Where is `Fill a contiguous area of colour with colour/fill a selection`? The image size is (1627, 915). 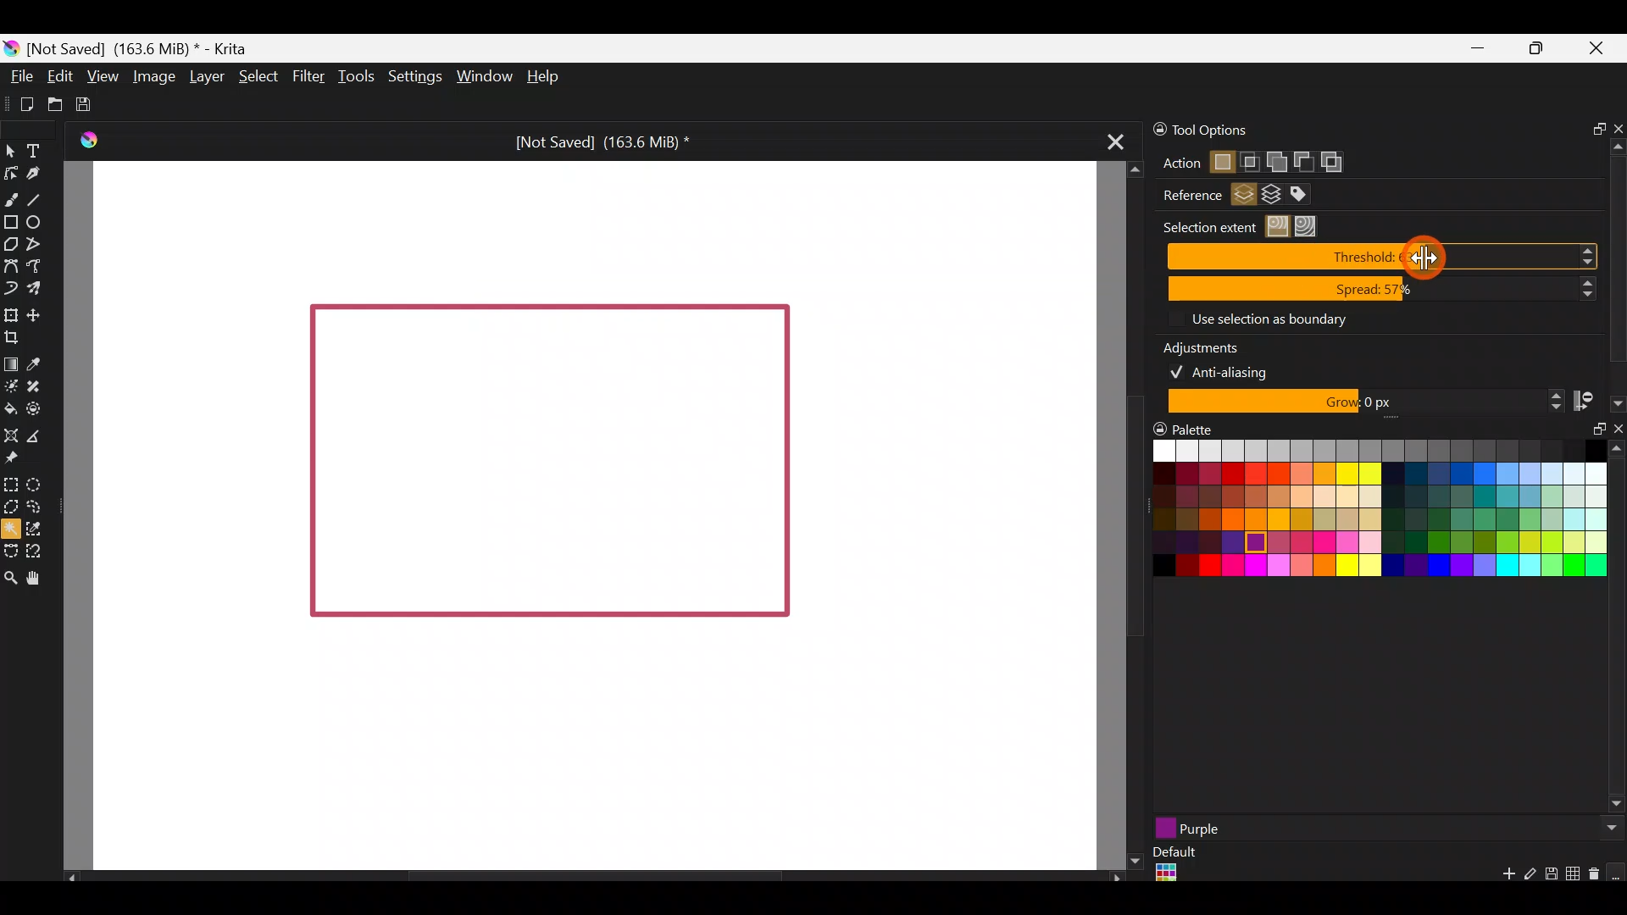 Fill a contiguous area of colour with colour/fill a selection is located at coordinates (10, 408).